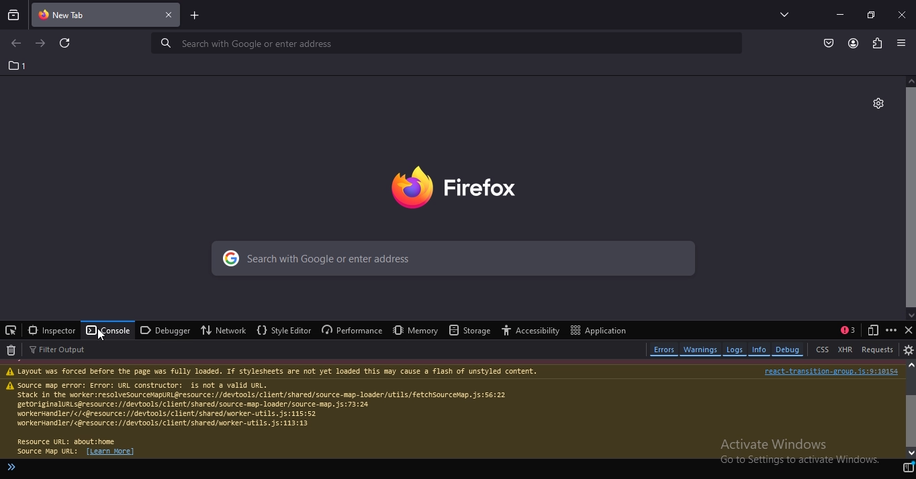  I want to click on storage, so click(471, 331).